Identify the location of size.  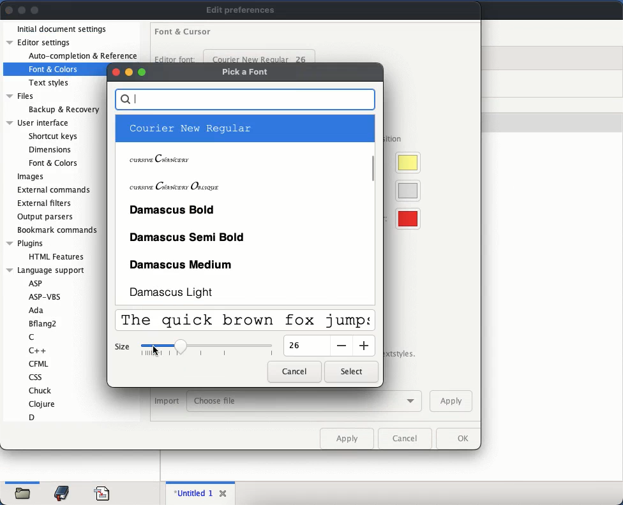
(299, 346).